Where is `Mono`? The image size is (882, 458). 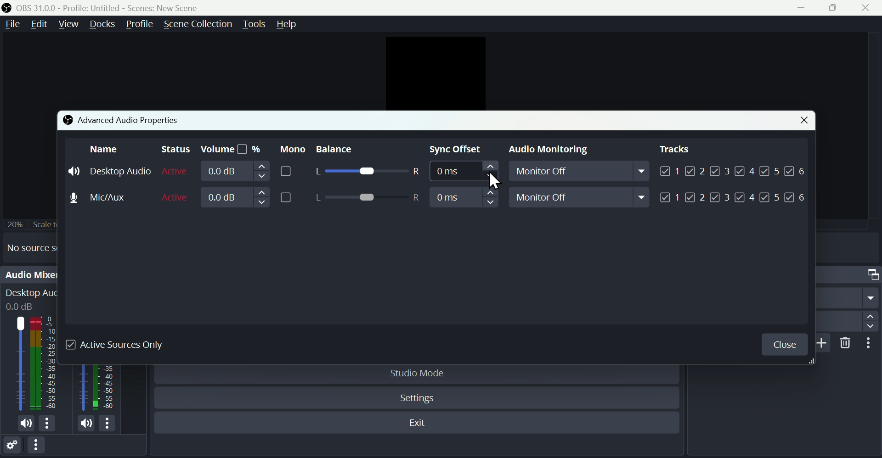
Mono is located at coordinates (291, 149).